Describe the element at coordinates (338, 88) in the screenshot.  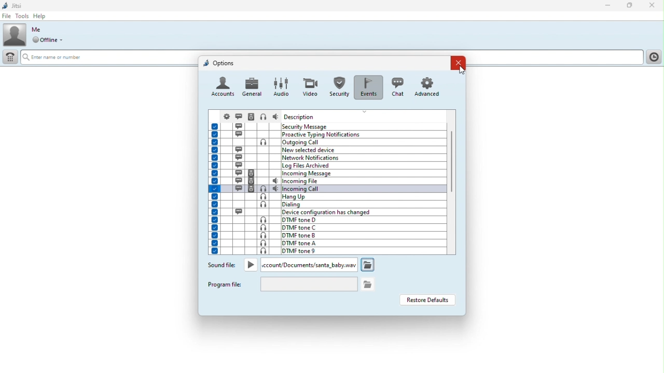
I see `` at that location.